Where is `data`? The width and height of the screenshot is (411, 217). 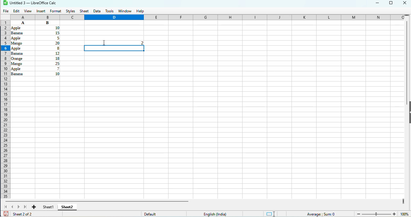
data is located at coordinates (35, 48).